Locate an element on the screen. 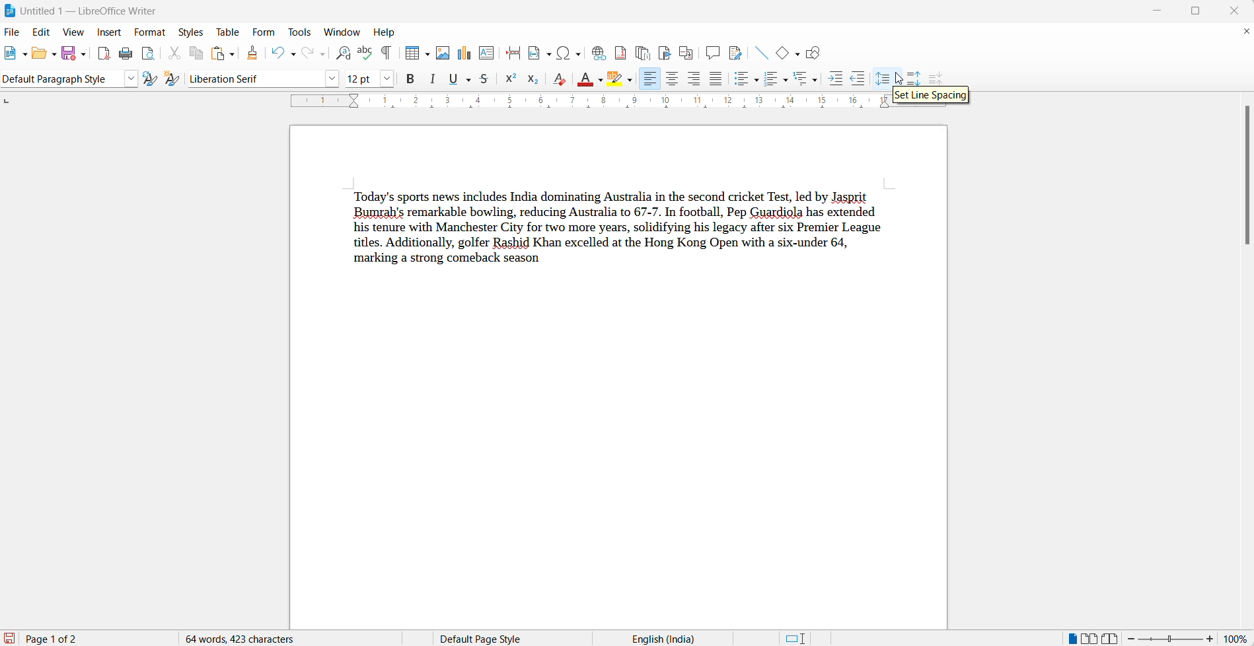 This screenshot has width=1254, height=646. insert text is located at coordinates (486, 53).